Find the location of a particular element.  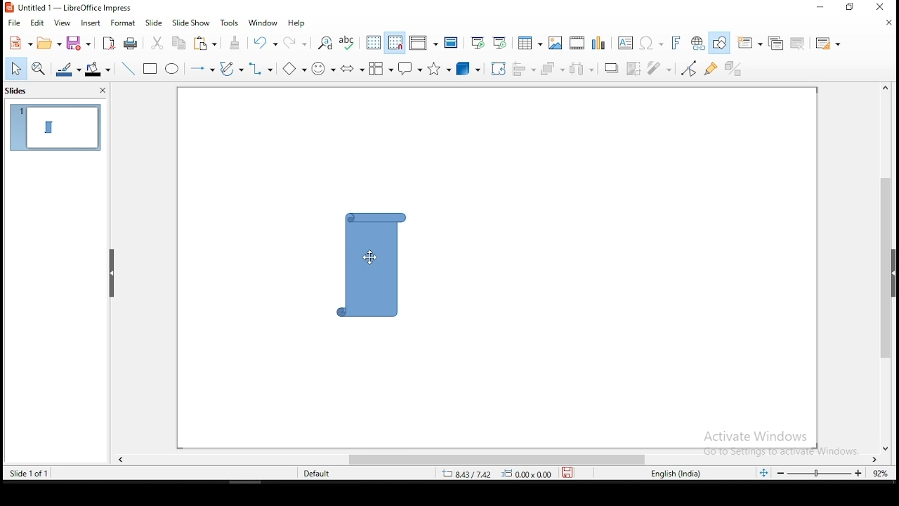

slide is located at coordinates (152, 23).